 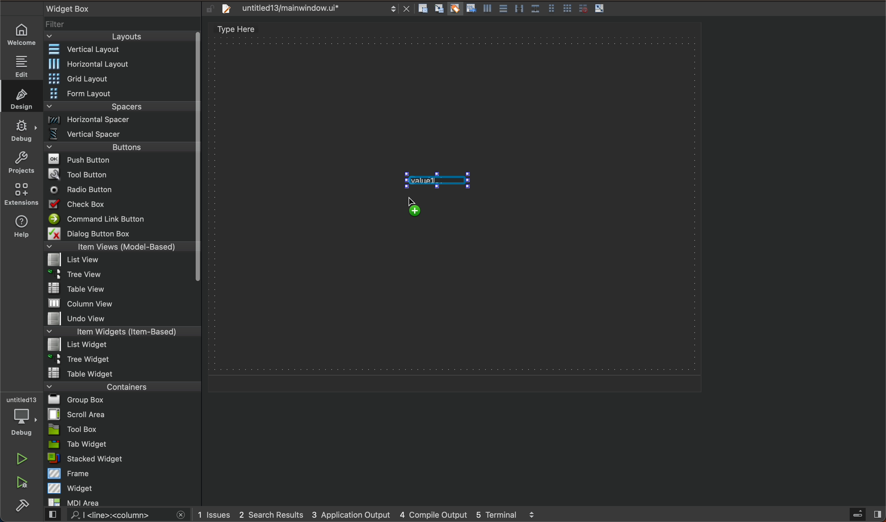 What do you see at coordinates (454, 9) in the screenshot?
I see `` at bounding box center [454, 9].